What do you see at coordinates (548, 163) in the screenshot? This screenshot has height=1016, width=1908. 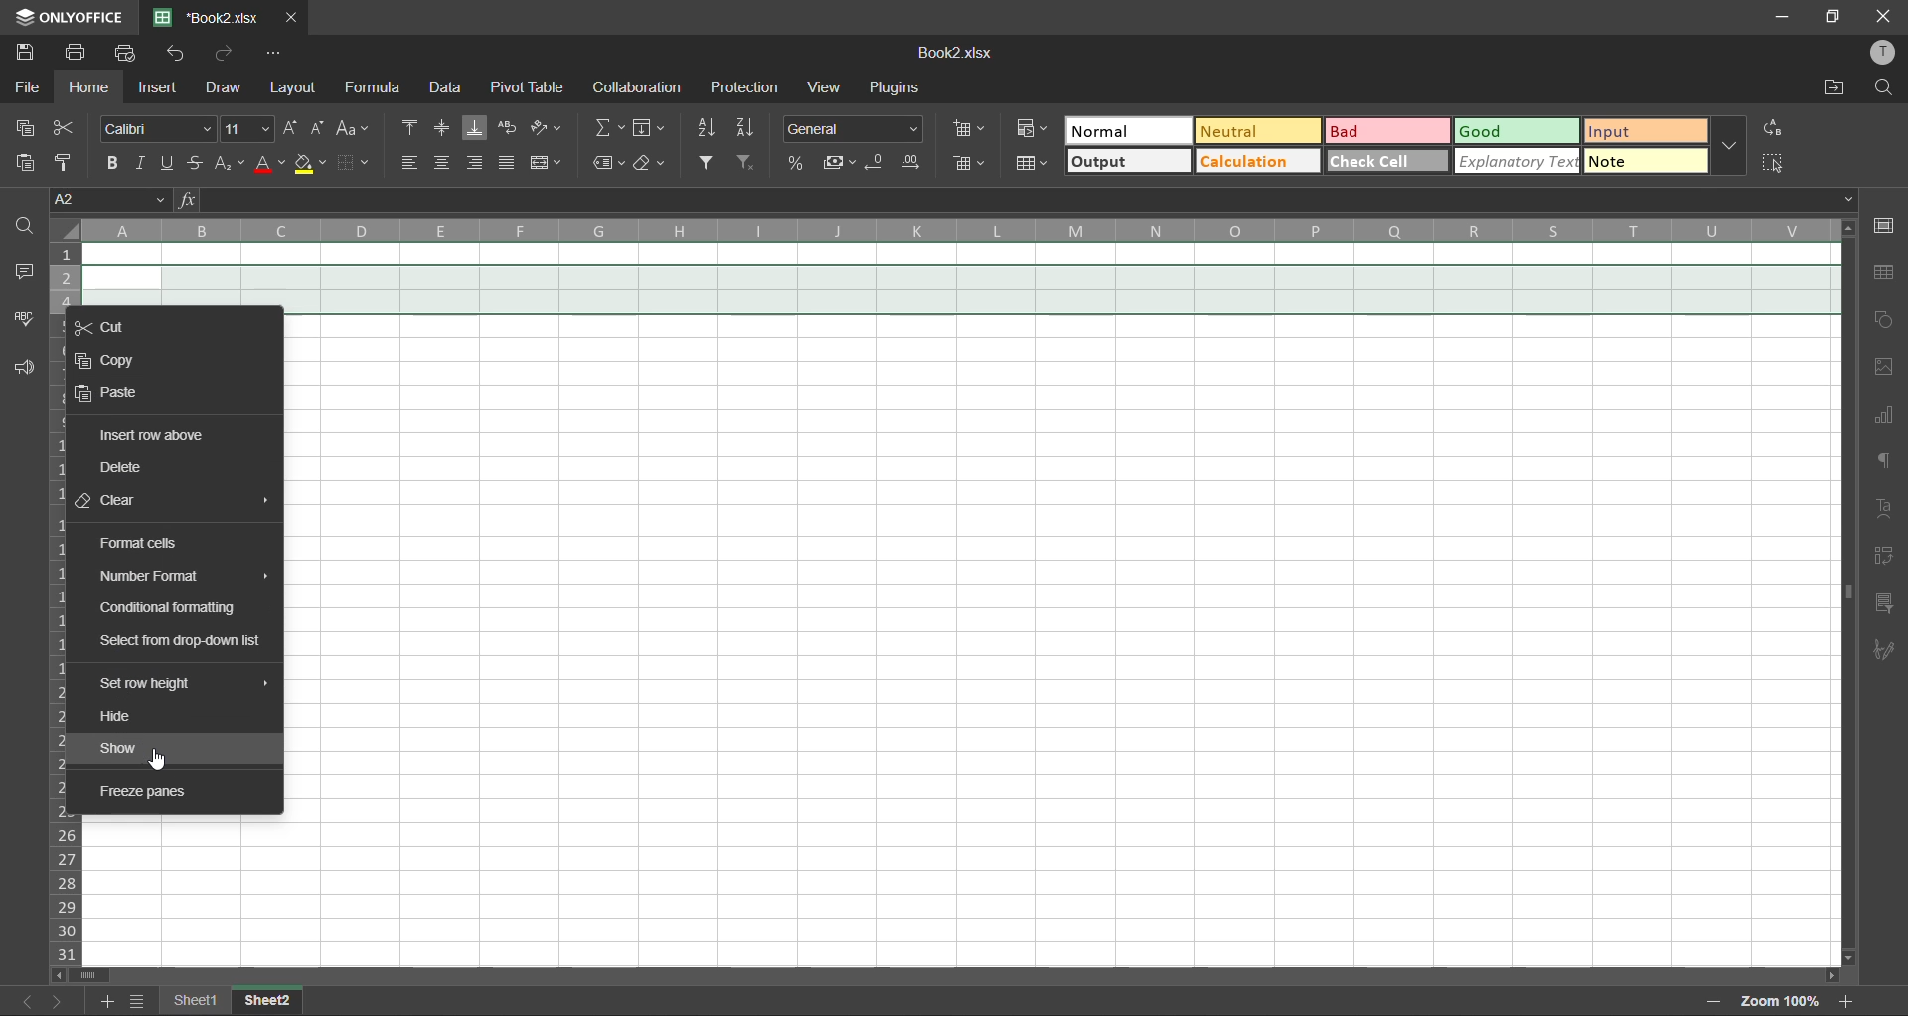 I see `merge and center` at bounding box center [548, 163].